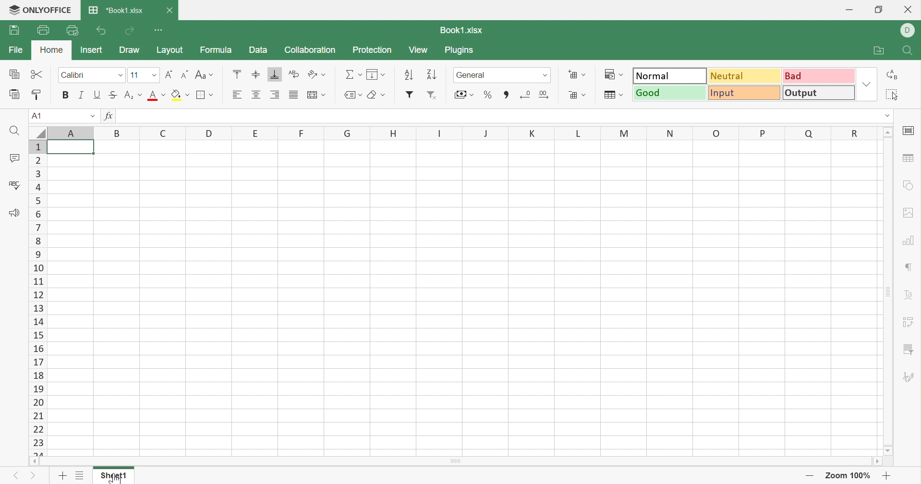 Image resolution: width=921 pixels, height=484 pixels. What do you see at coordinates (886, 293) in the screenshot?
I see `Scroll Bar` at bounding box center [886, 293].